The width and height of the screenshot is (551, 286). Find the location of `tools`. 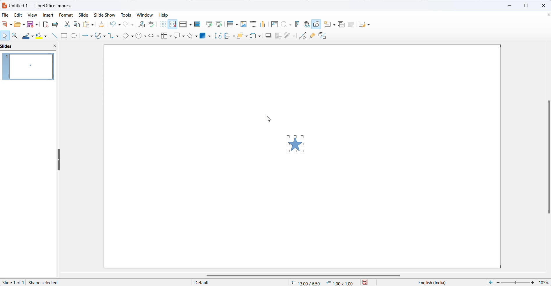

tools is located at coordinates (125, 14).